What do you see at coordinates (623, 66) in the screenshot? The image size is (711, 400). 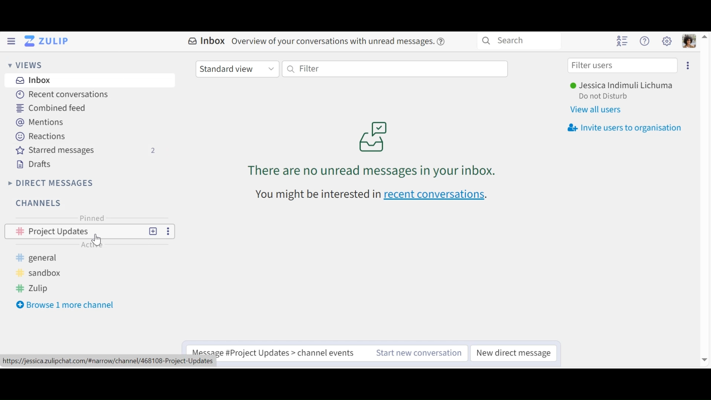 I see `Filter users` at bounding box center [623, 66].